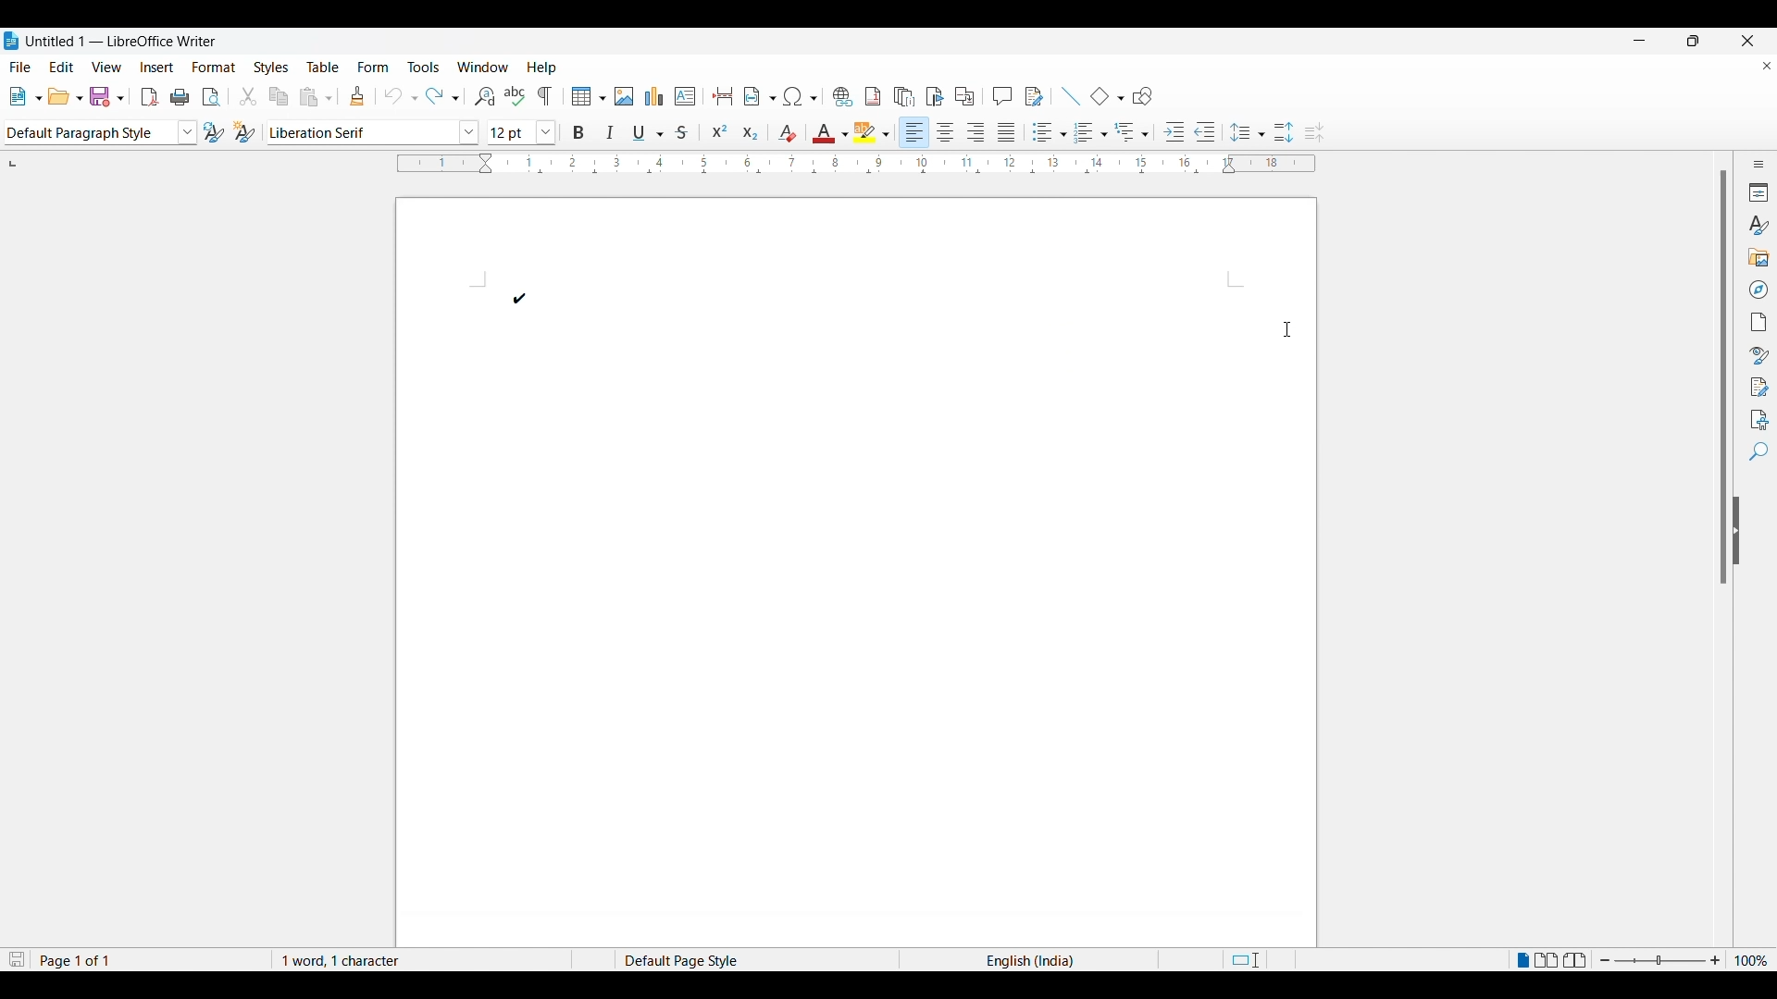 Image resolution: width=1777 pixels, height=999 pixels. What do you see at coordinates (1286, 327) in the screenshot?
I see `cursor` at bounding box center [1286, 327].